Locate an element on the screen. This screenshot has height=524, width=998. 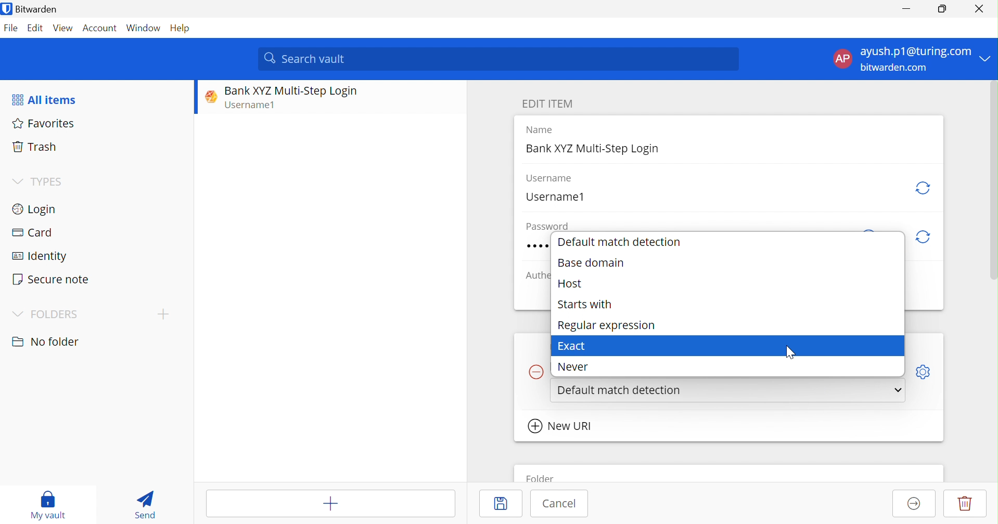
Regular expression is located at coordinates (607, 325).